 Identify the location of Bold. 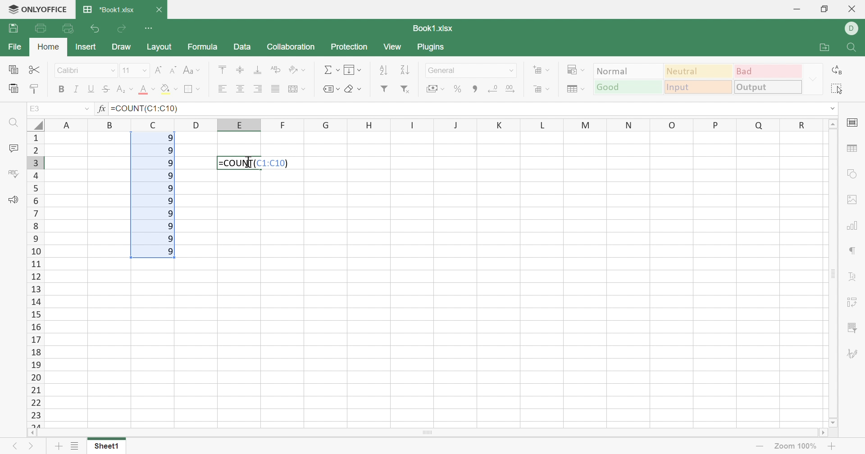
(62, 89).